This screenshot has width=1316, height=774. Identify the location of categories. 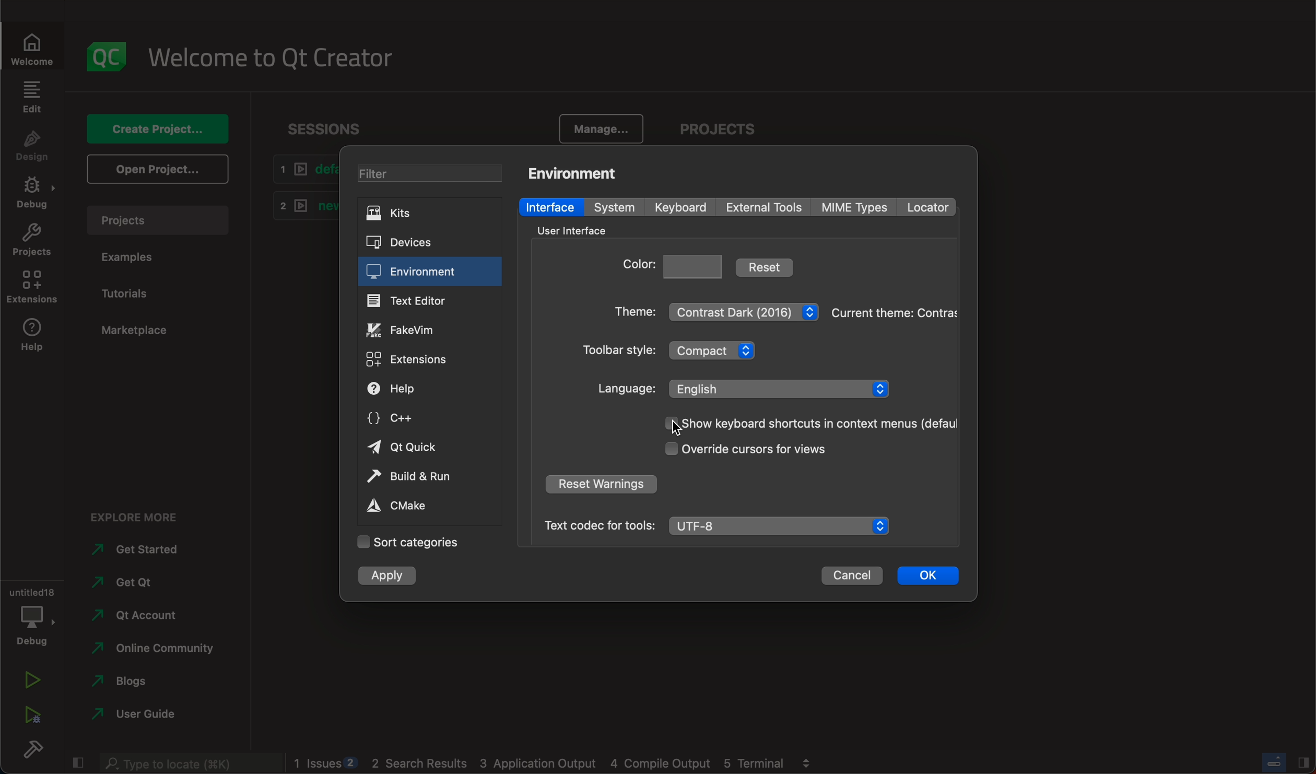
(407, 542).